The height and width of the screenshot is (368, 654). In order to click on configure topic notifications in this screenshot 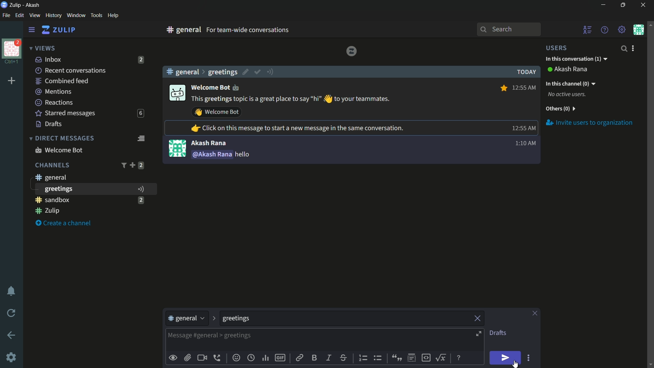, I will do `click(271, 71)`.